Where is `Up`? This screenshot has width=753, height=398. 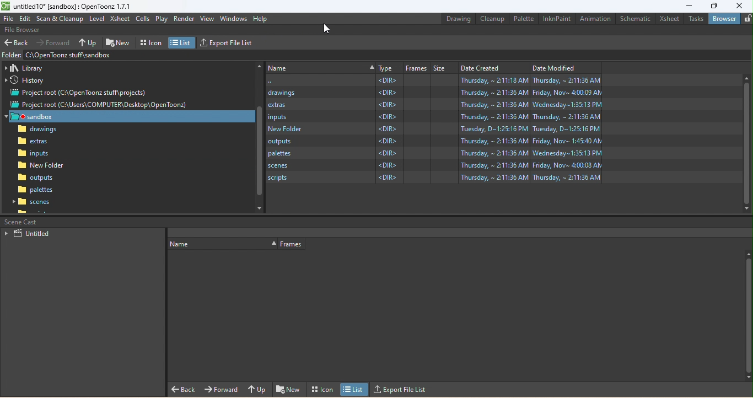
Up is located at coordinates (259, 388).